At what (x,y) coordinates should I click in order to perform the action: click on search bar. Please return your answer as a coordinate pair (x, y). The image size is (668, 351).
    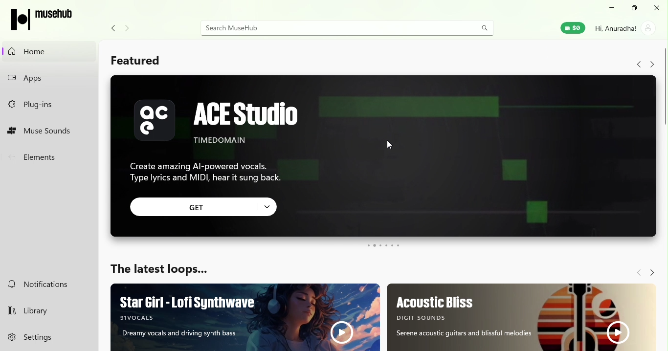
    Looking at the image, I should click on (334, 27).